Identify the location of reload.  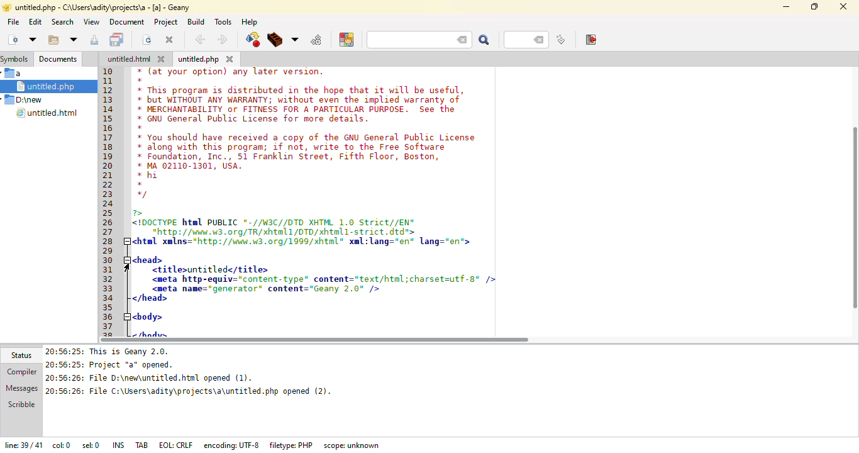
(146, 40).